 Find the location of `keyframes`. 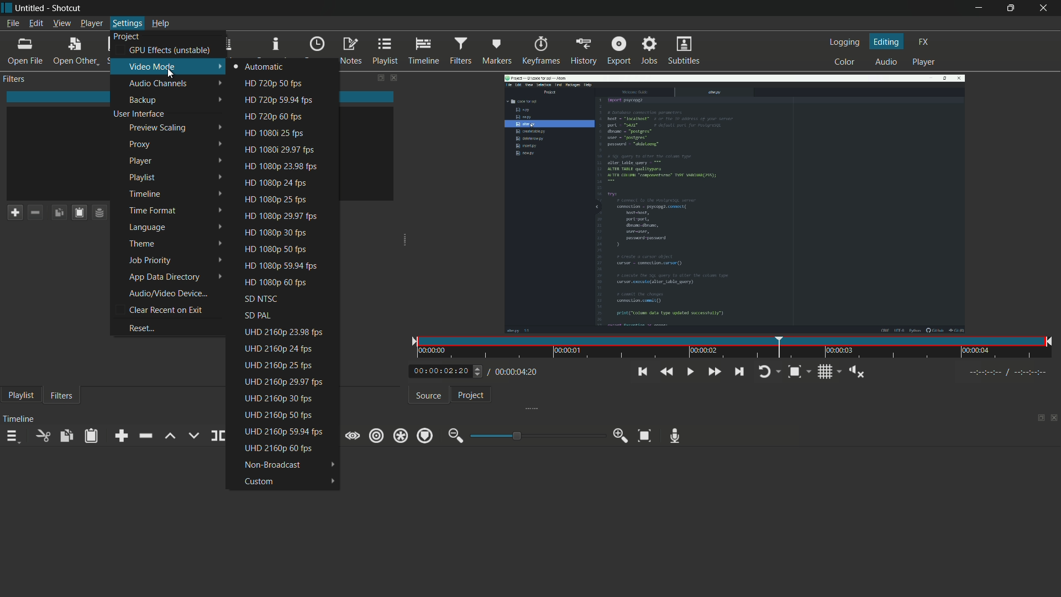

keyframes is located at coordinates (540, 50).